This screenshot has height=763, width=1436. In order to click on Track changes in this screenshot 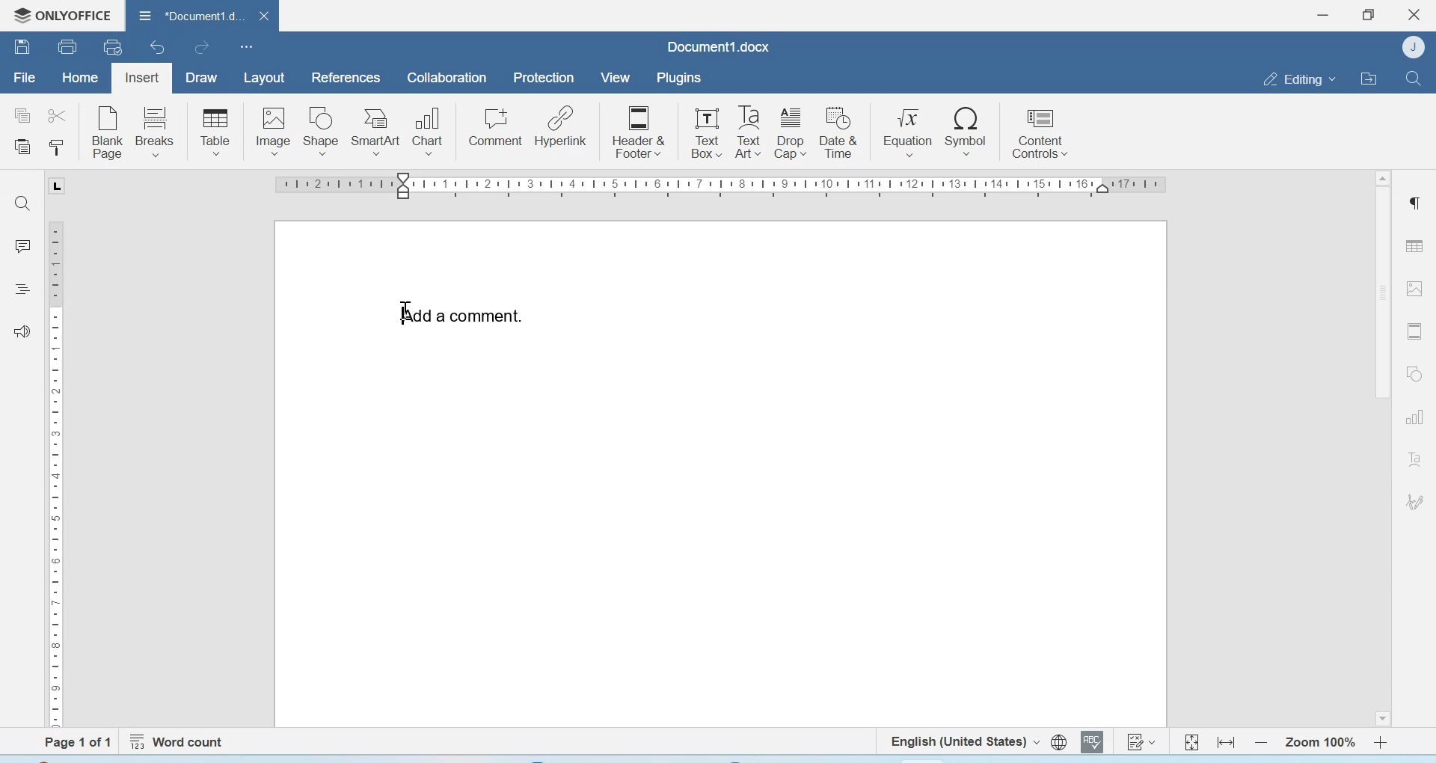, I will do `click(1140, 741)`.